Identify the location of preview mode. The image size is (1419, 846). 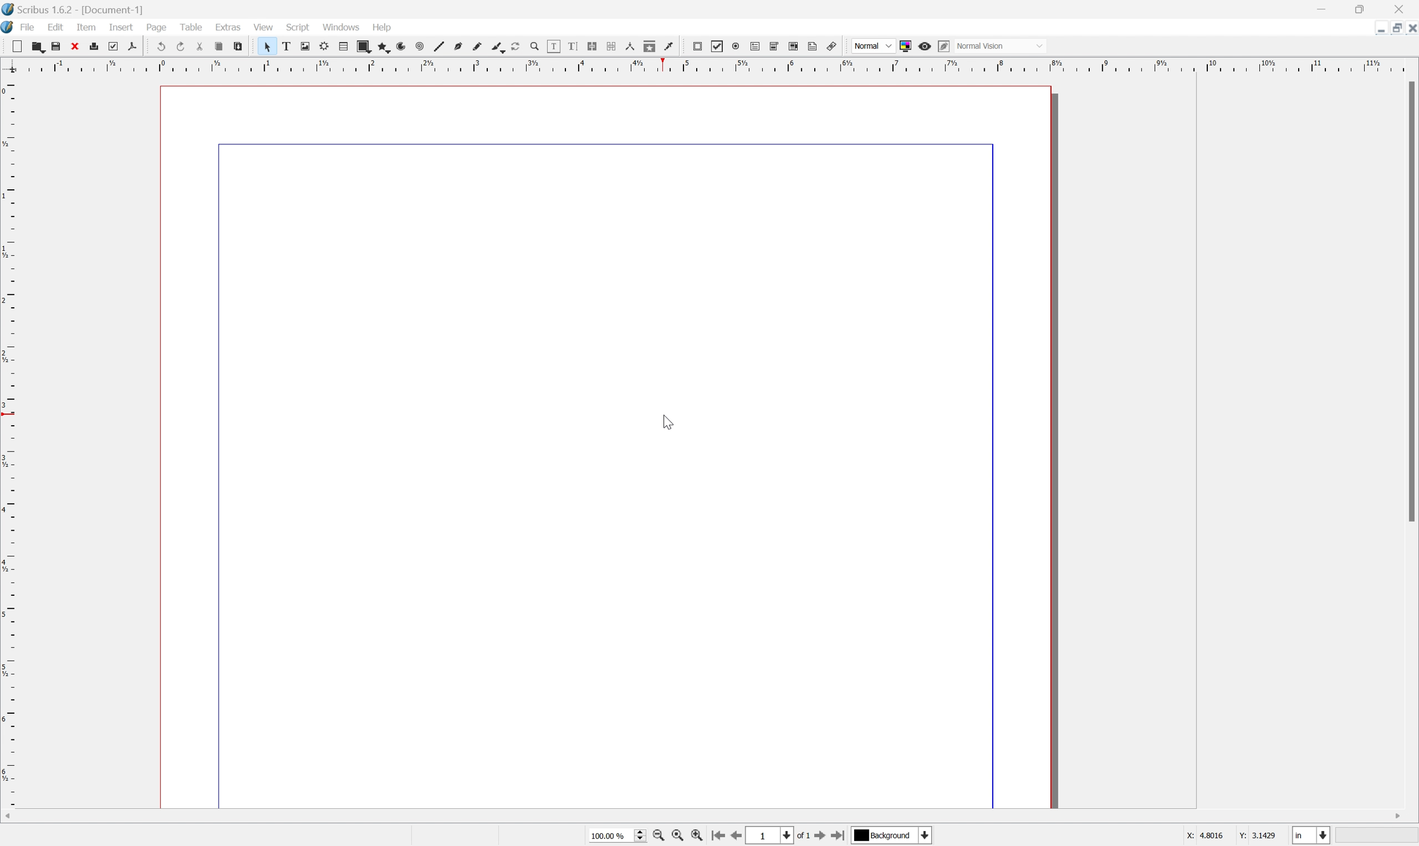
(925, 46).